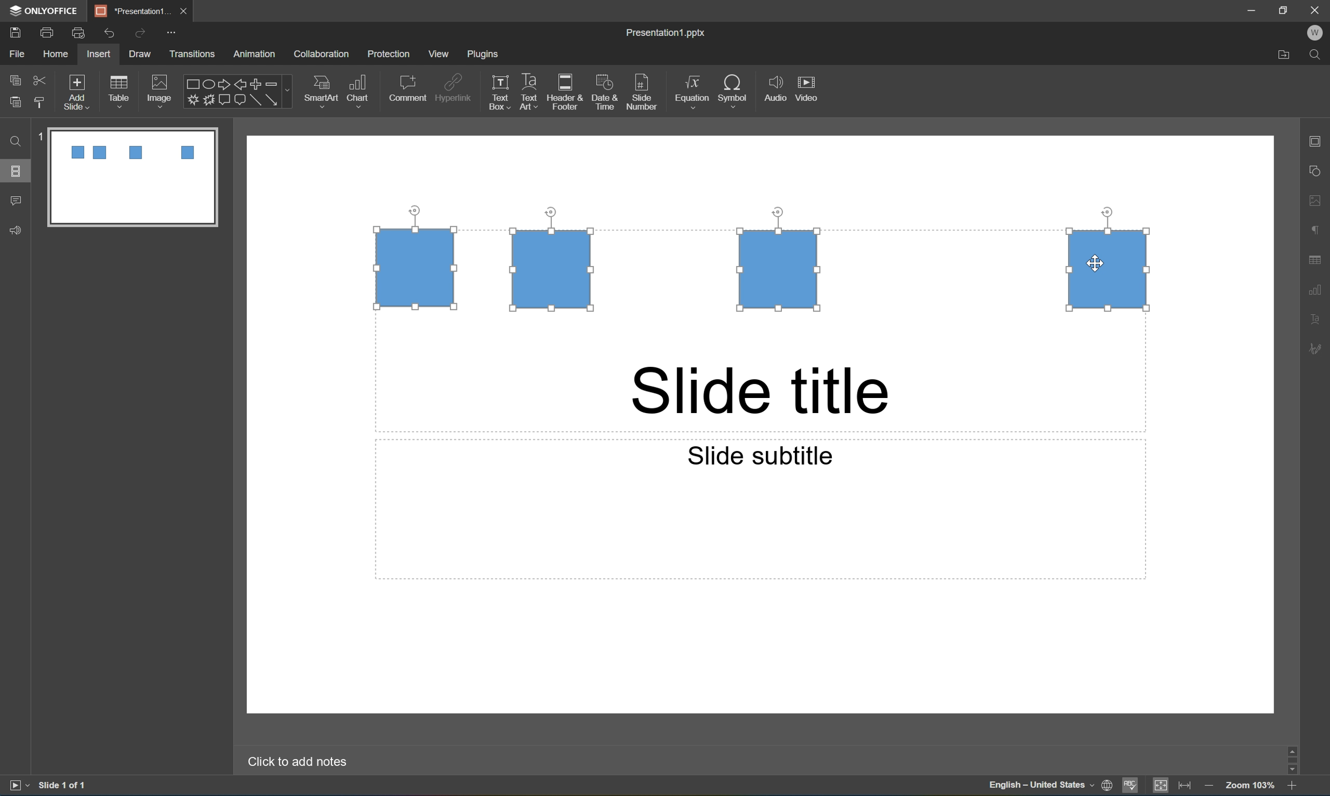 This screenshot has height=796, width=1330. I want to click on slide number, so click(642, 93).